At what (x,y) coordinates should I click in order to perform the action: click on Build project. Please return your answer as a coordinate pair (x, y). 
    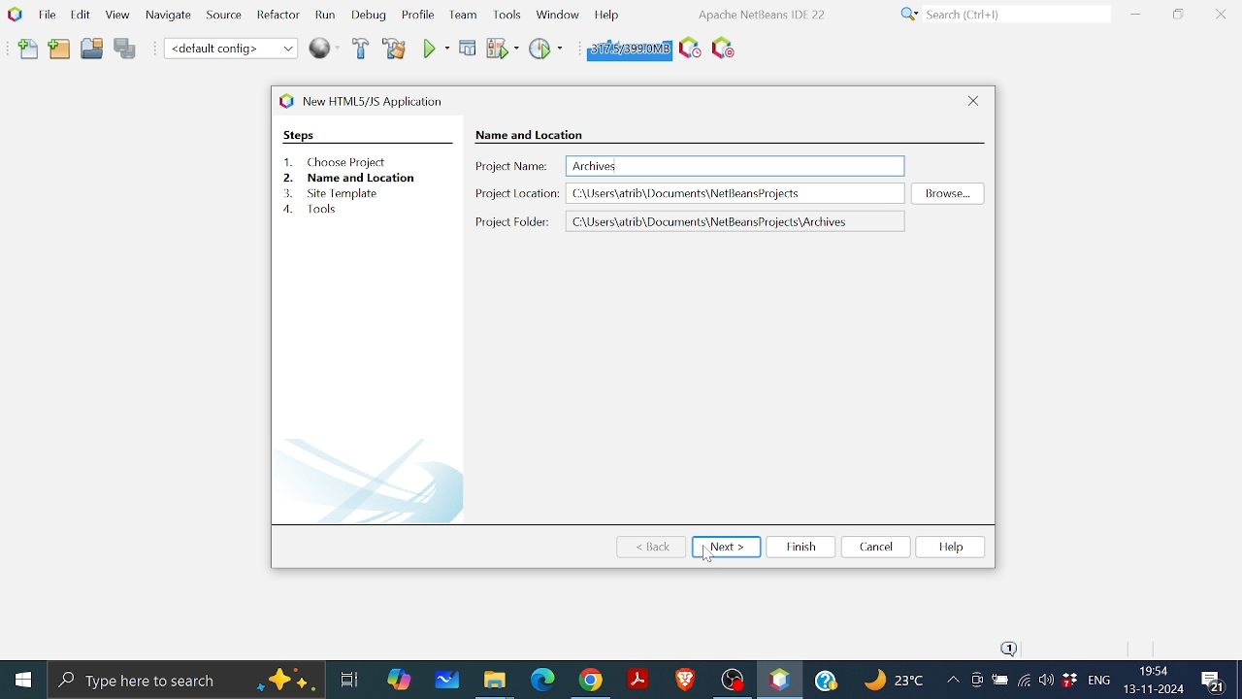
    Looking at the image, I should click on (362, 50).